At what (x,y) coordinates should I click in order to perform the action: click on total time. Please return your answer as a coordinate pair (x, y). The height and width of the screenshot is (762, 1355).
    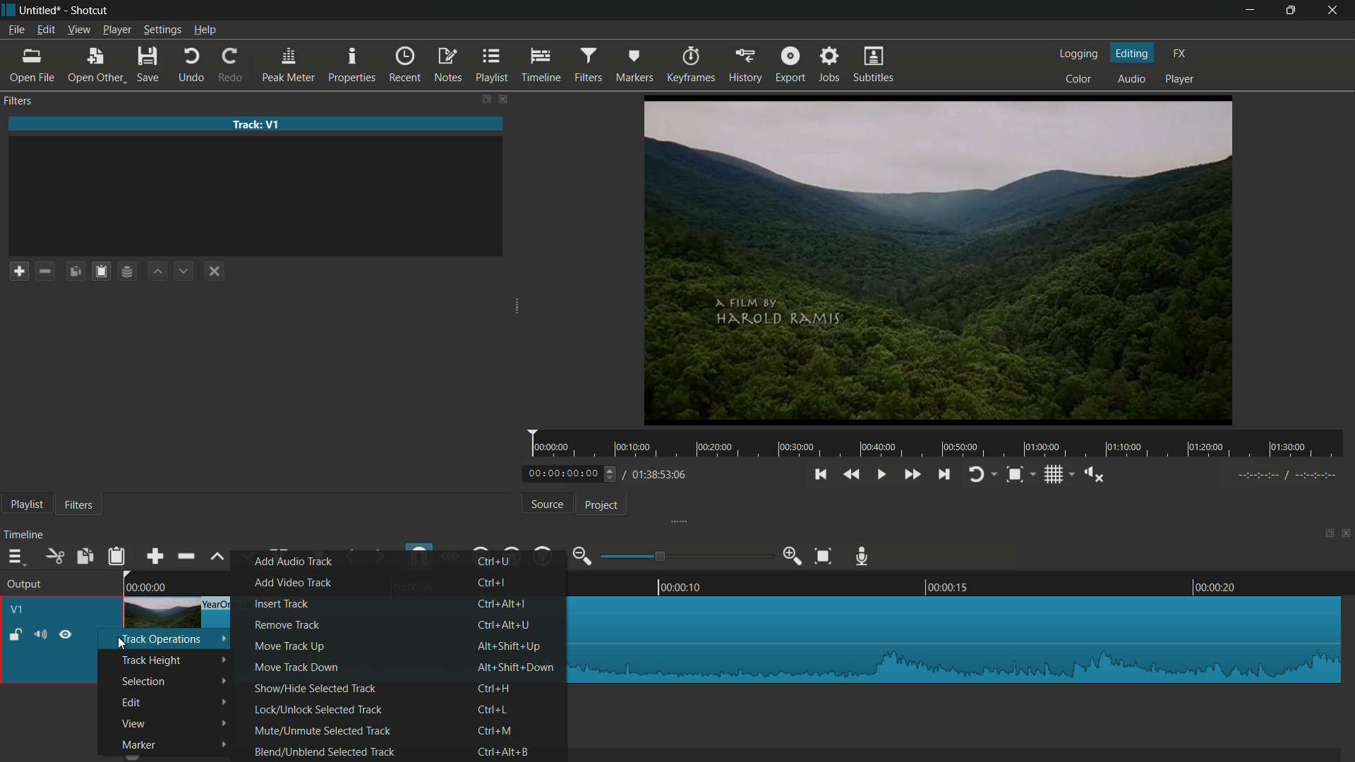
    Looking at the image, I should click on (658, 474).